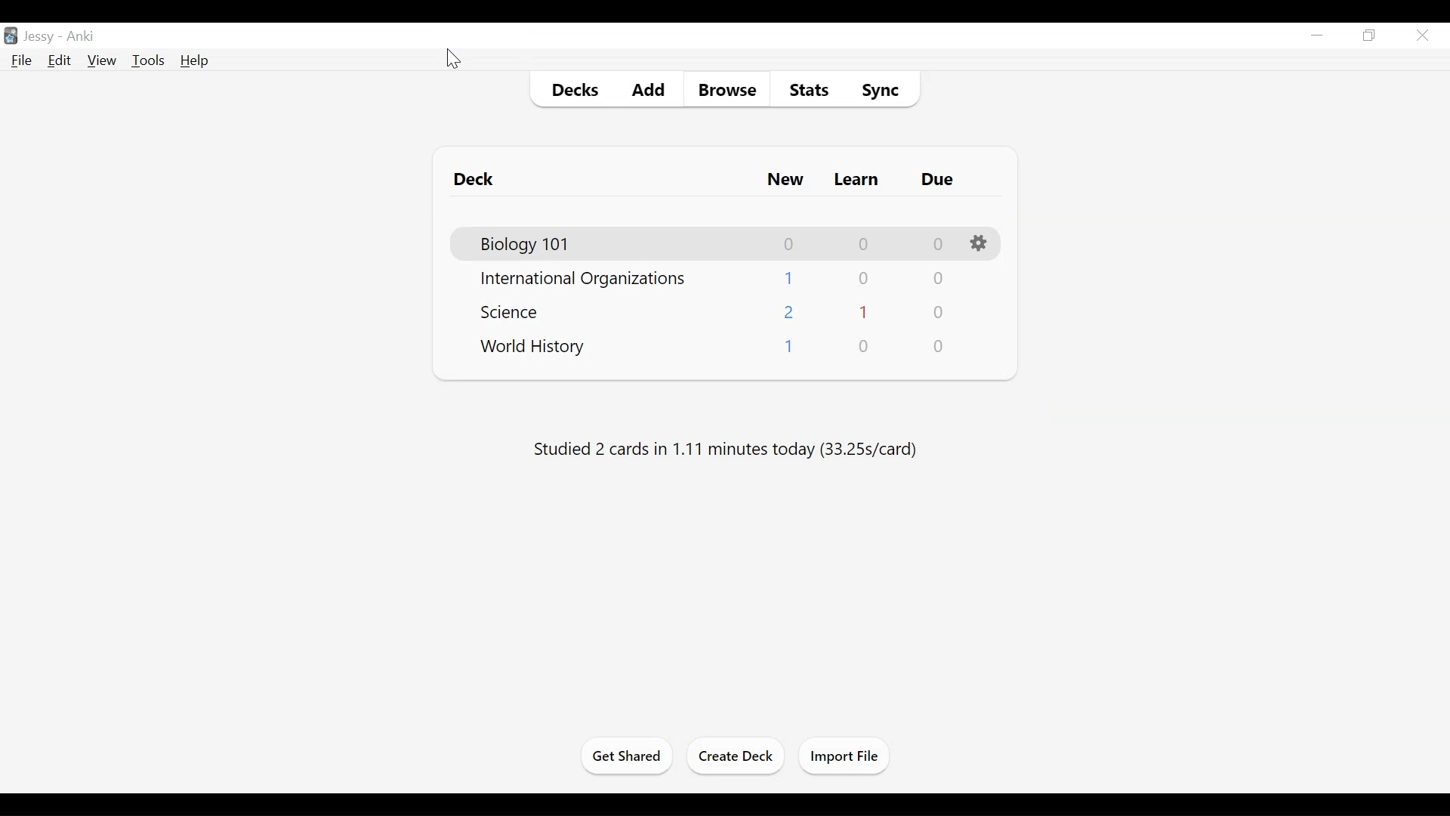 The image size is (1450, 816). Describe the element at coordinates (937, 314) in the screenshot. I see `Due Cards Count` at that location.